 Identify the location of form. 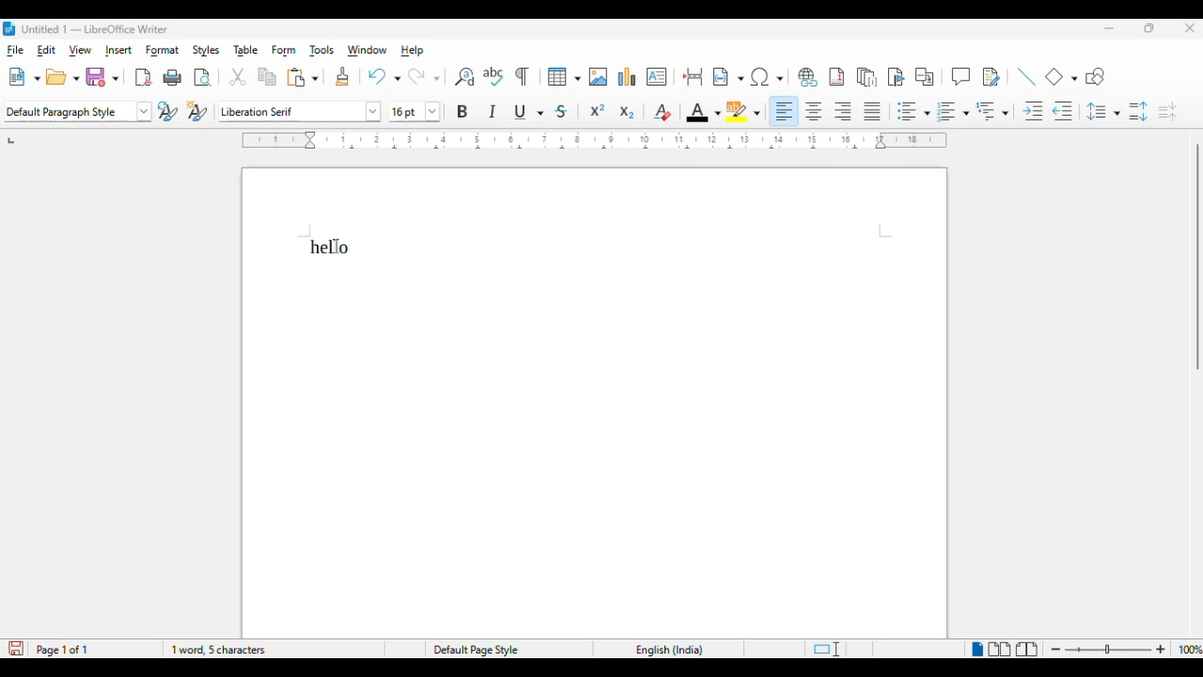
(284, 51).